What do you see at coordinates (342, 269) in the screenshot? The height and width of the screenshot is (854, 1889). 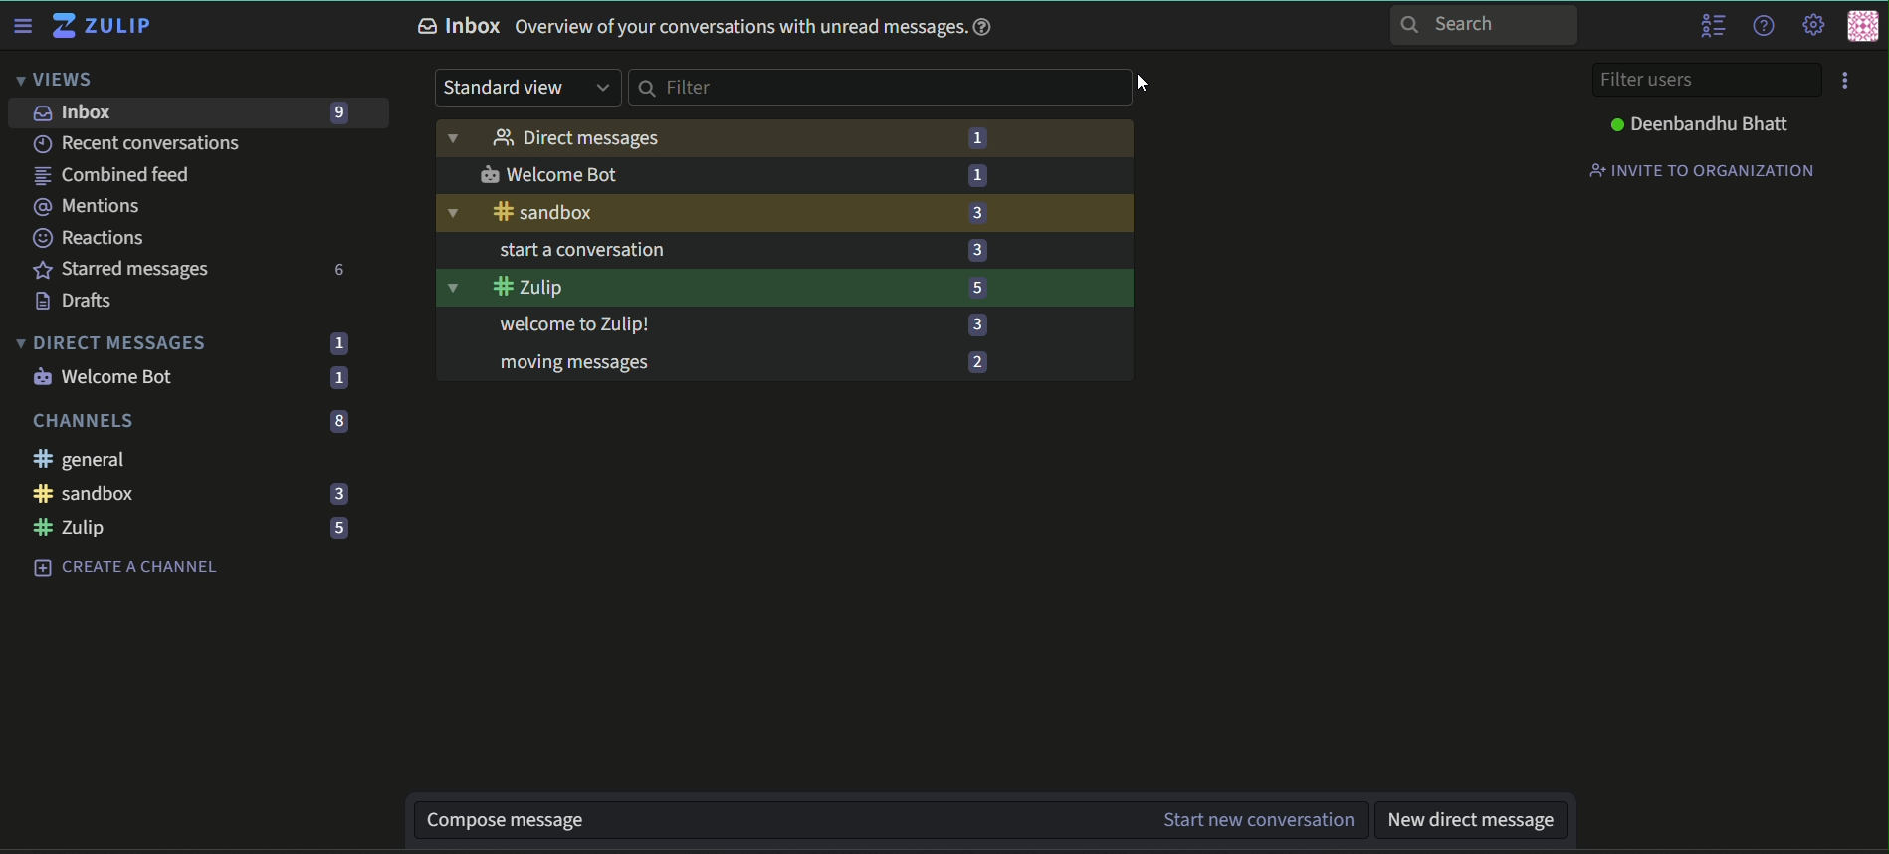 I see `numbers` at bounding box center [342, 269].